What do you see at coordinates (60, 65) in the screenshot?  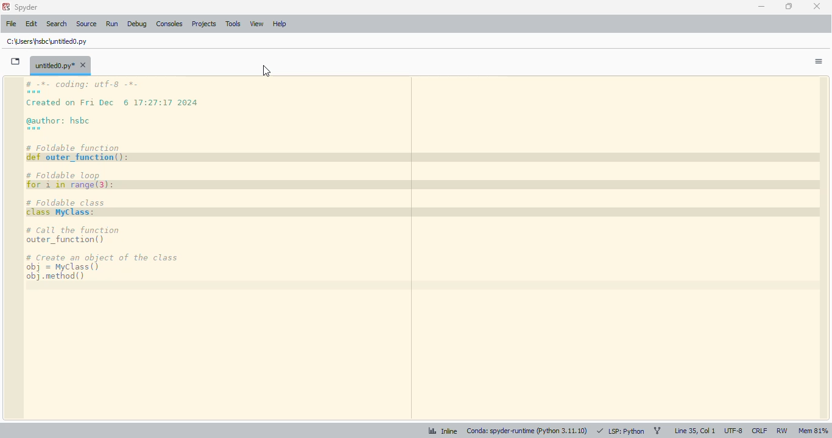 I see `untitled0.py` at bounding box center [60, 65].